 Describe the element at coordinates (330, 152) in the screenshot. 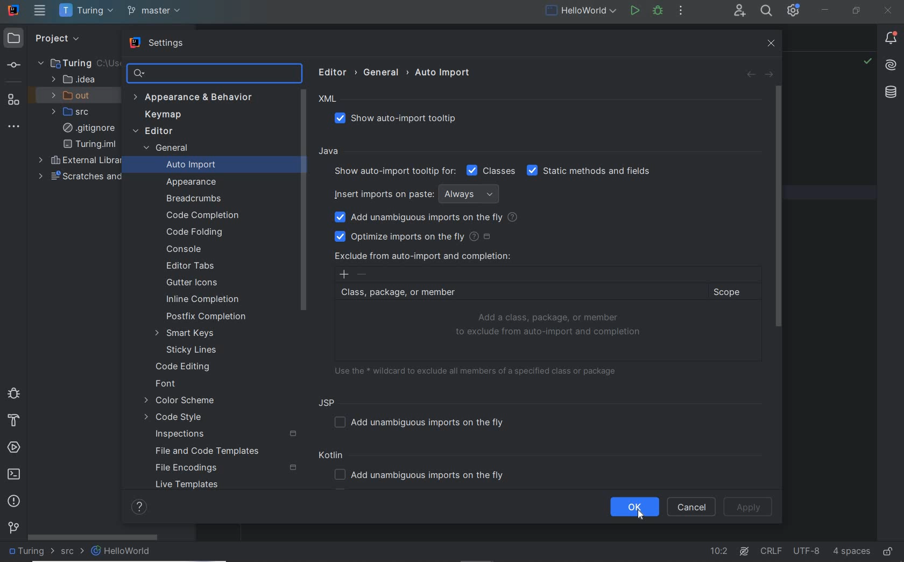

I see `JAVA` at that location.